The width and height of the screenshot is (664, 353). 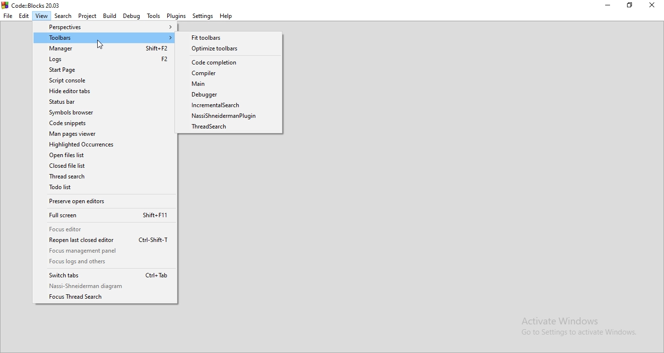 I want to click on cursor on Toolbars, so click(x=100, y=45).